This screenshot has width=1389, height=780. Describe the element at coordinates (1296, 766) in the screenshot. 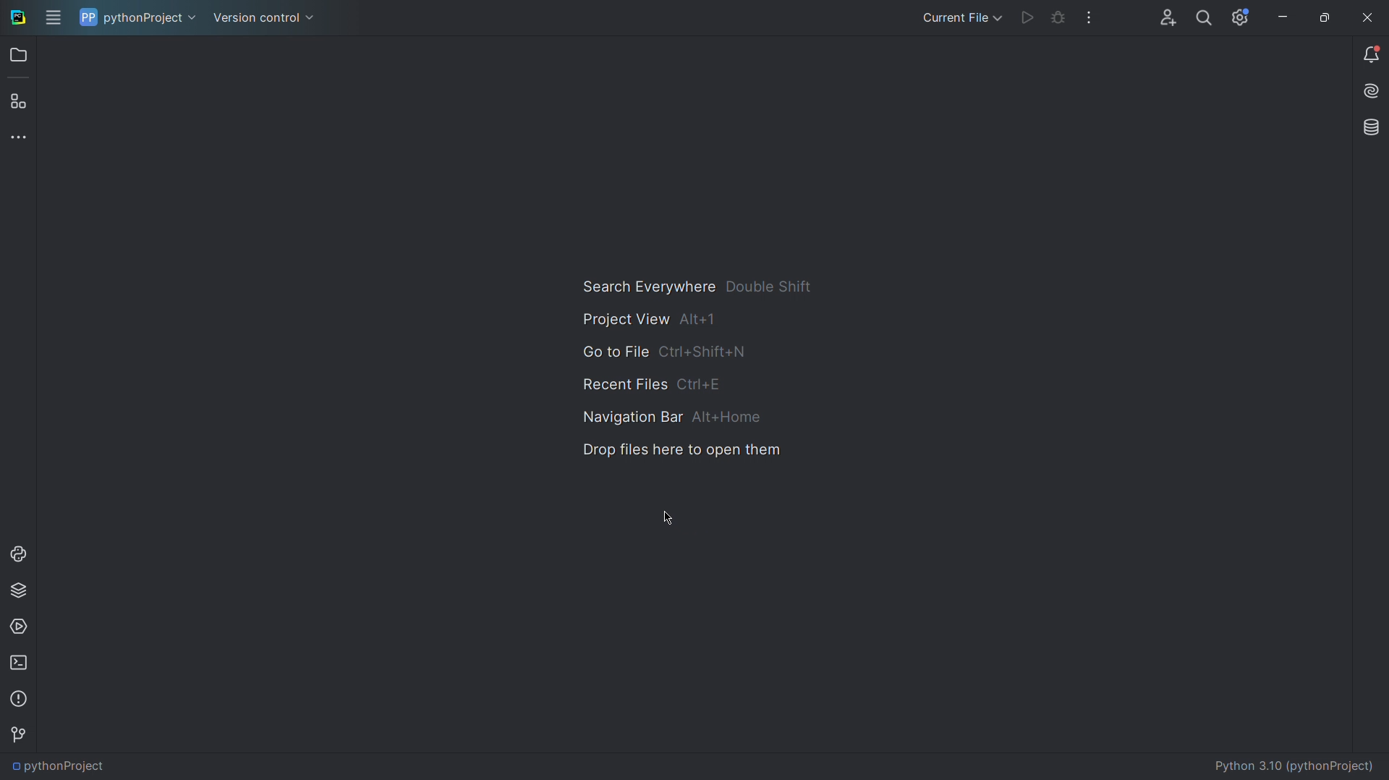

I see `Python 3.10 (pythonProject)` at that location.